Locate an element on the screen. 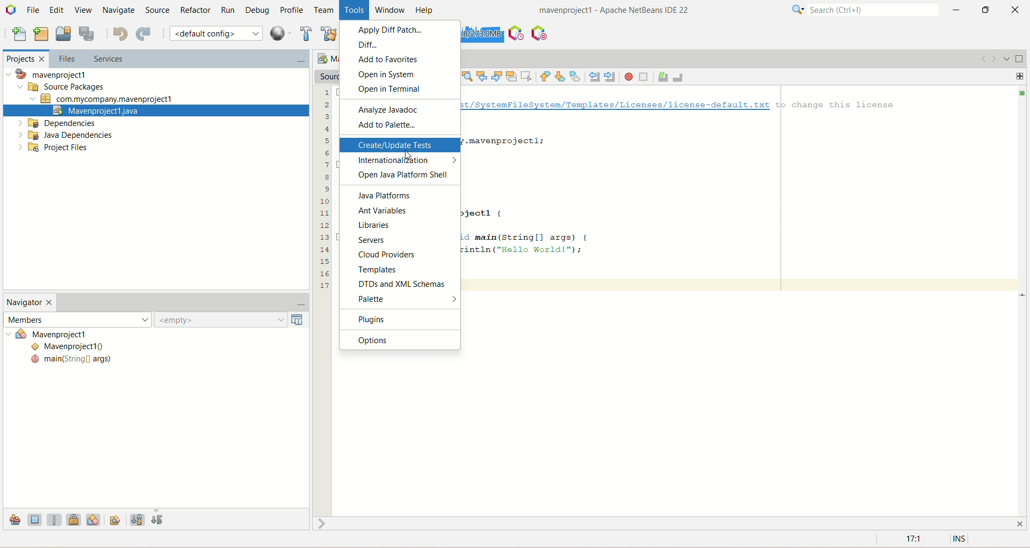 Image resolution: width=1030 pixels, height=548 pixels. show opened document list is located at coordinates (1006, 58).